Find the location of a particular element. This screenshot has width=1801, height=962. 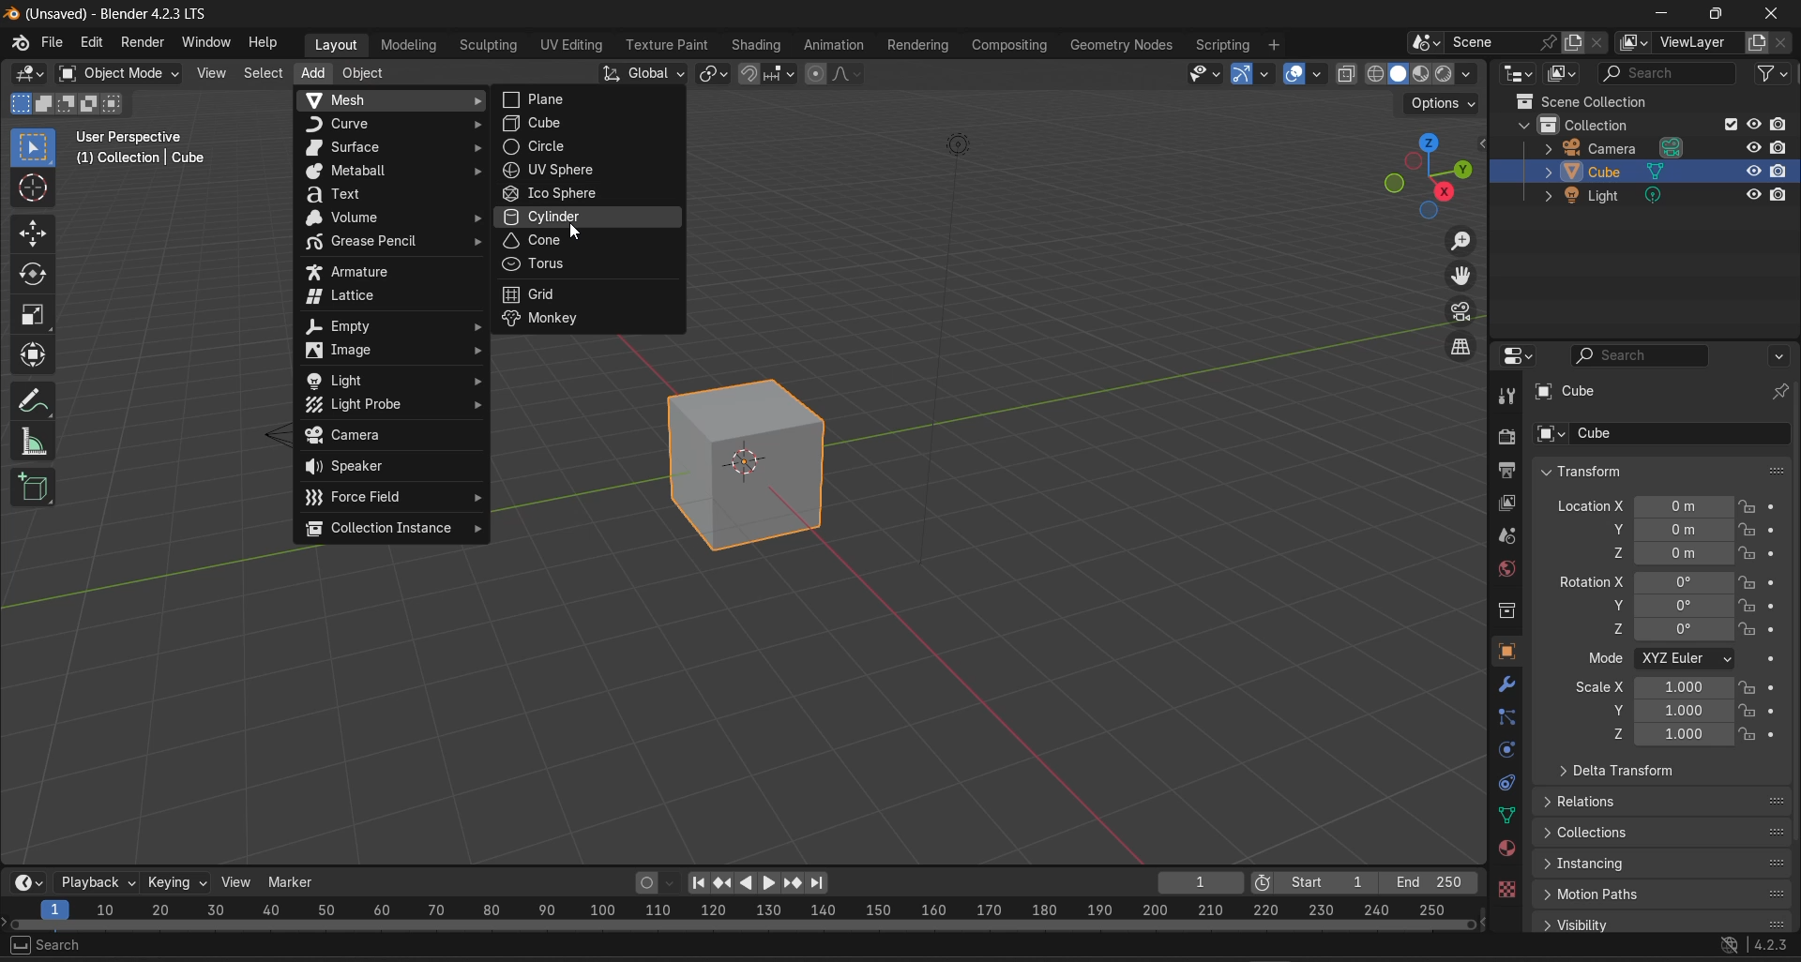

select is located at coordinates (265, 73).